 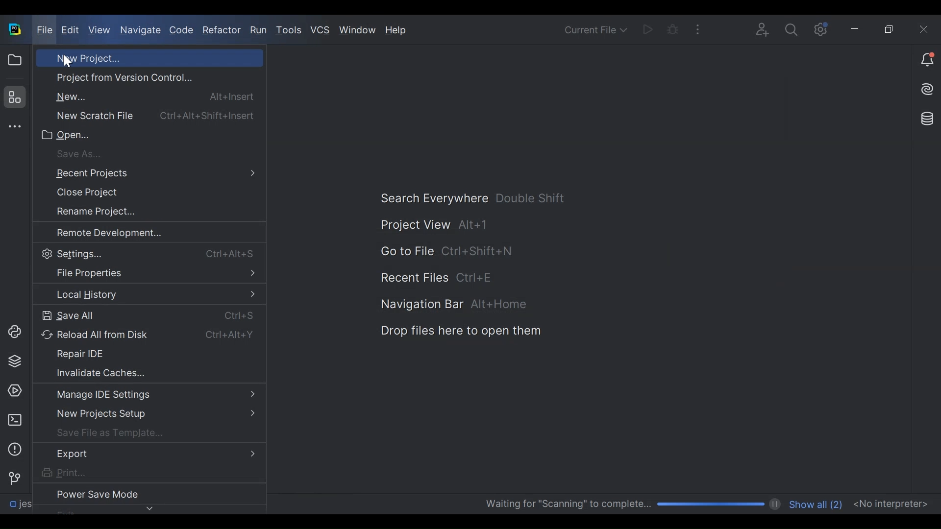 I want to click on PyCharm Desktop Icon, so click(x=16, y=30).